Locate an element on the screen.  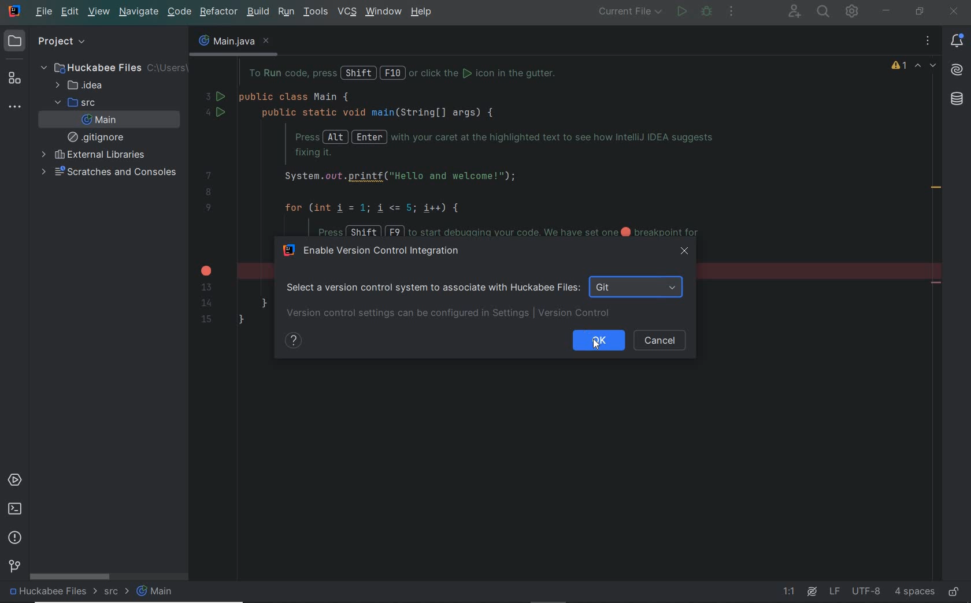
run is located at coordinates (682, 12).